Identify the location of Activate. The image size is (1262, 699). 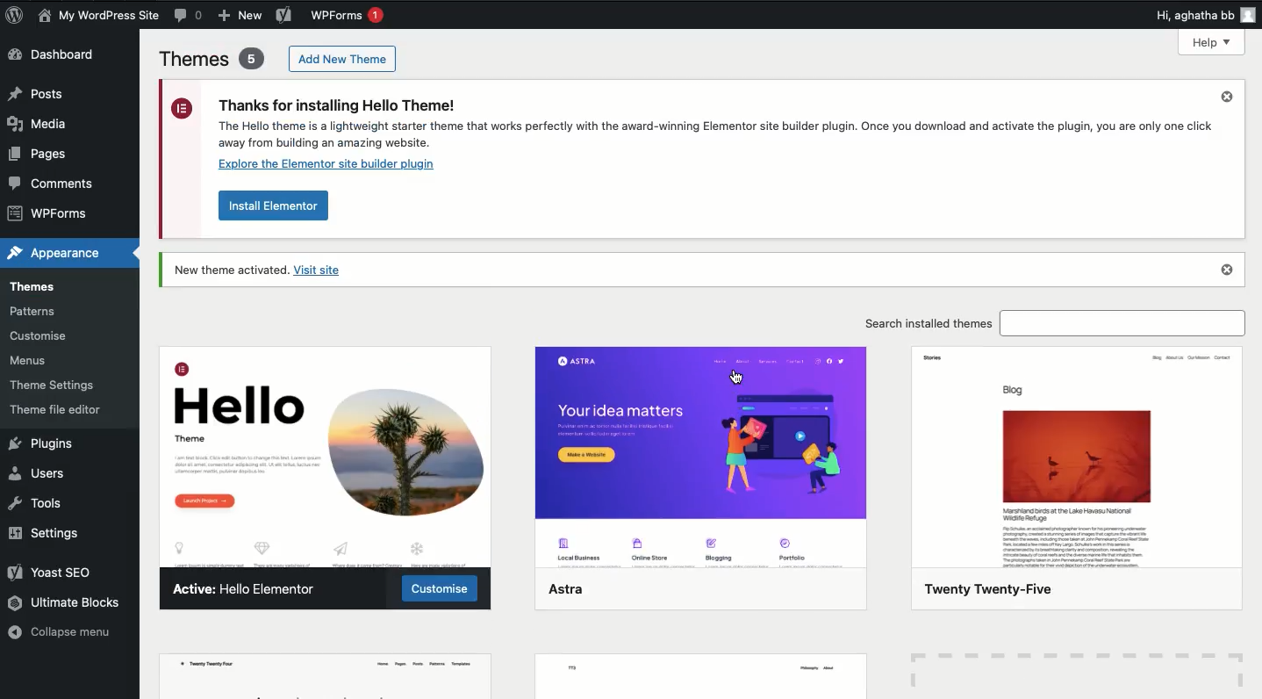
(728, 363).